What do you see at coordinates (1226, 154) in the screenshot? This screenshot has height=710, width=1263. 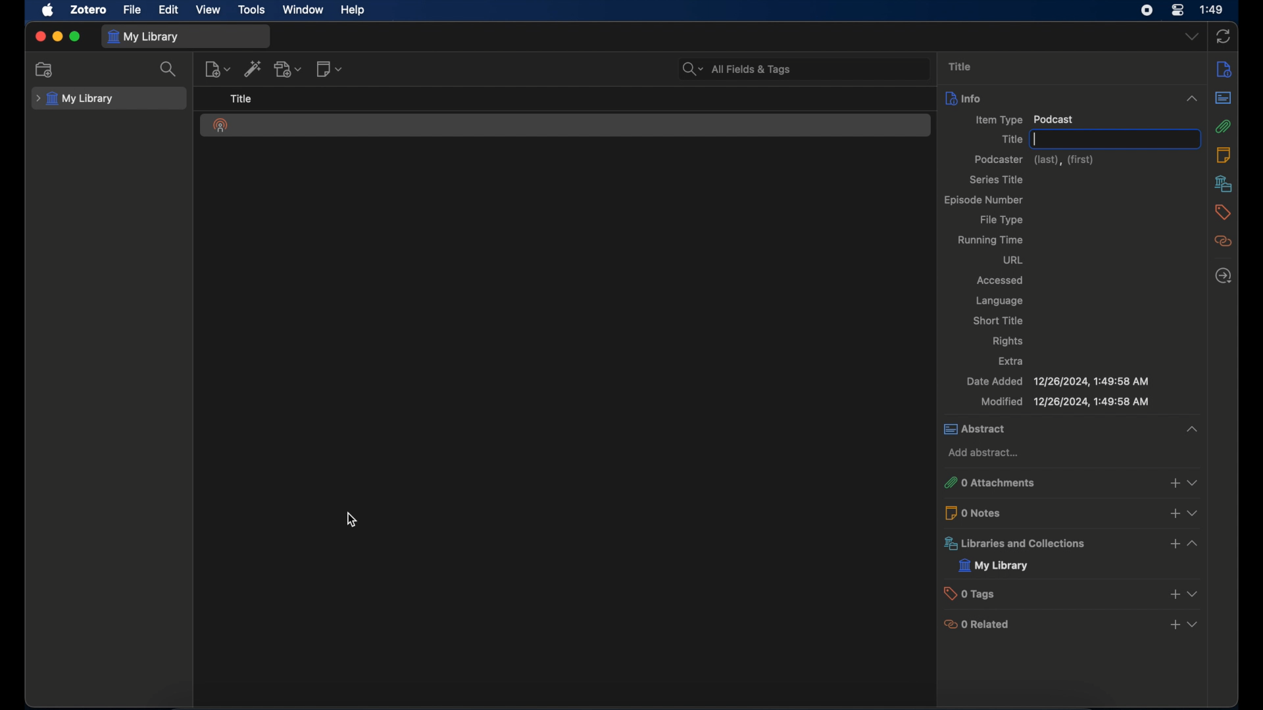 I see `notes` at bounding box center [1226, 154].